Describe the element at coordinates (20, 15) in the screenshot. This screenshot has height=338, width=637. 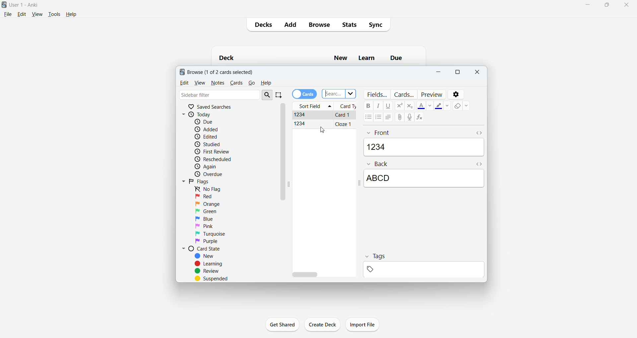
I see `edit` at that location.